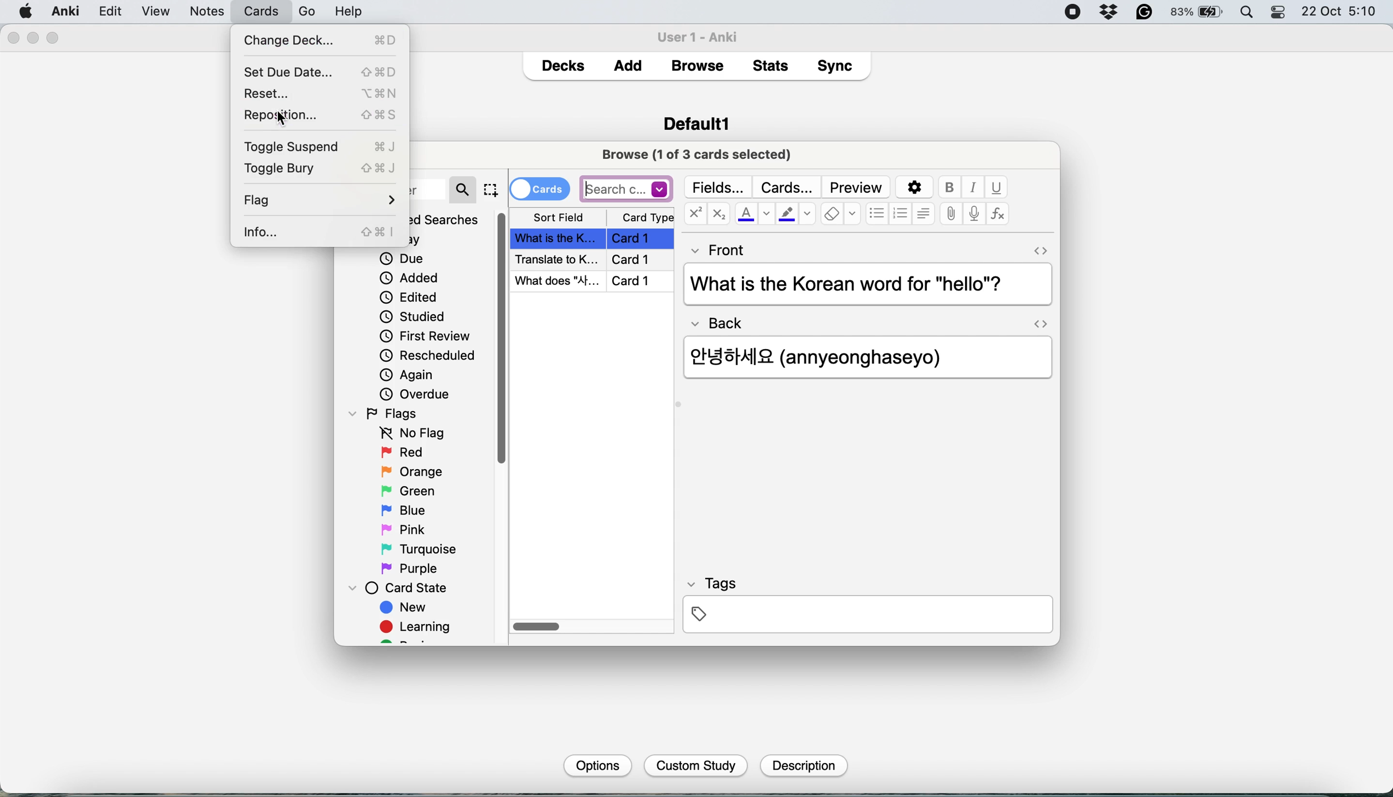 Image resolution: width=1393 pixels, height=797 pixels. I want to click on underline, so click(996, 187).